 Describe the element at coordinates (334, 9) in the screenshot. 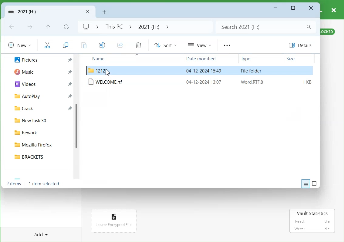

I see `close` at that location.